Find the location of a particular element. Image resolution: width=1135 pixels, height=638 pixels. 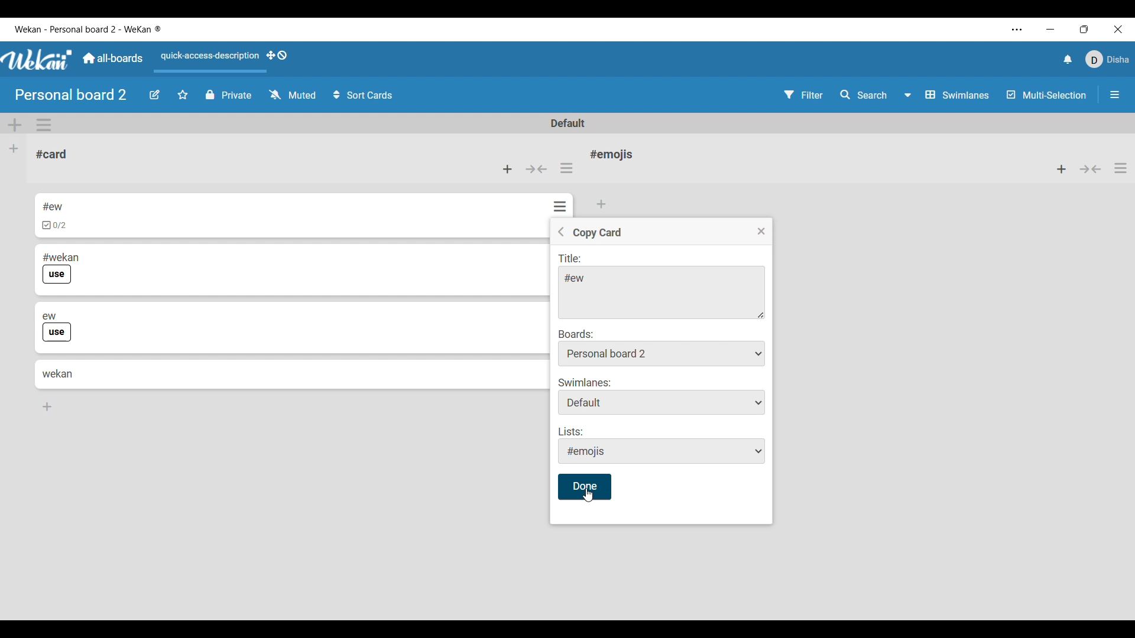

Open/Close sidebar is located at coordinates (1115, 95).